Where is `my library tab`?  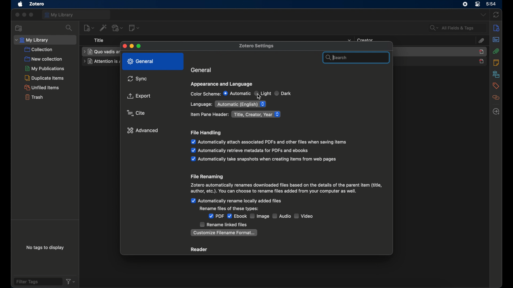
my library tab is located at coordinates (77, 15).